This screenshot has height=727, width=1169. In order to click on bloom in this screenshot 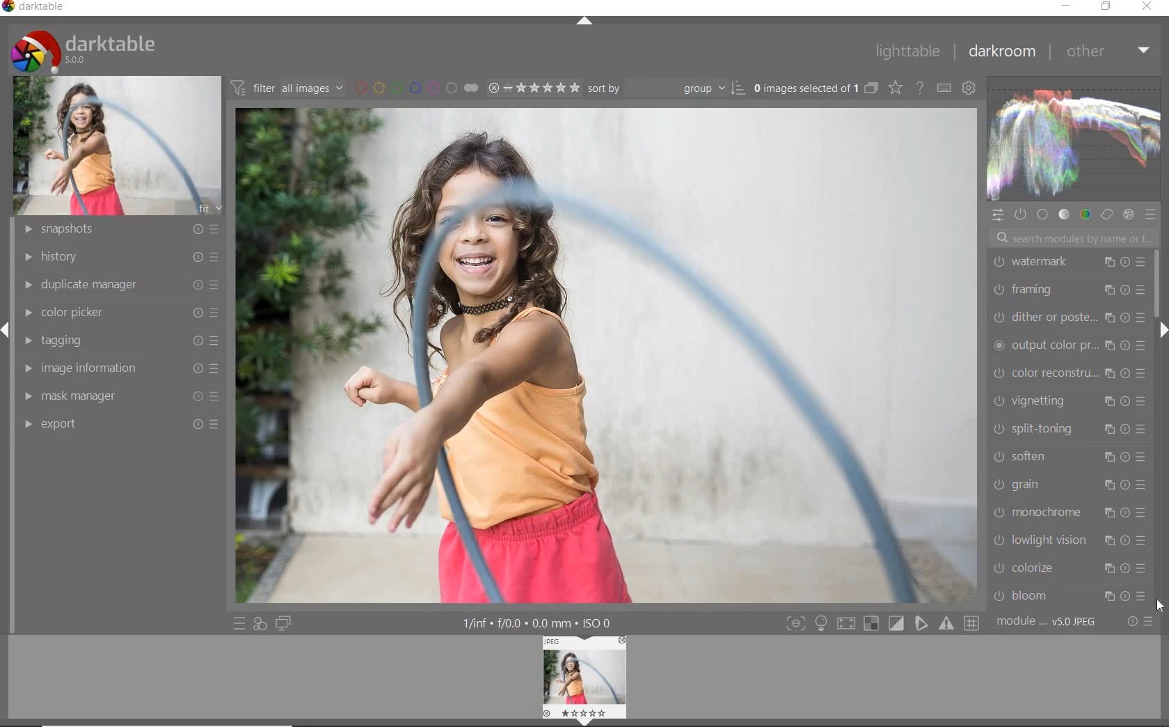, I will do `click(1068, 597)`.